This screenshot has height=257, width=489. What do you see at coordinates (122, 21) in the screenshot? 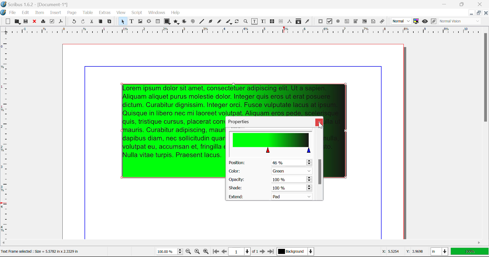
I see `Select` at bounding box center [122, 21].